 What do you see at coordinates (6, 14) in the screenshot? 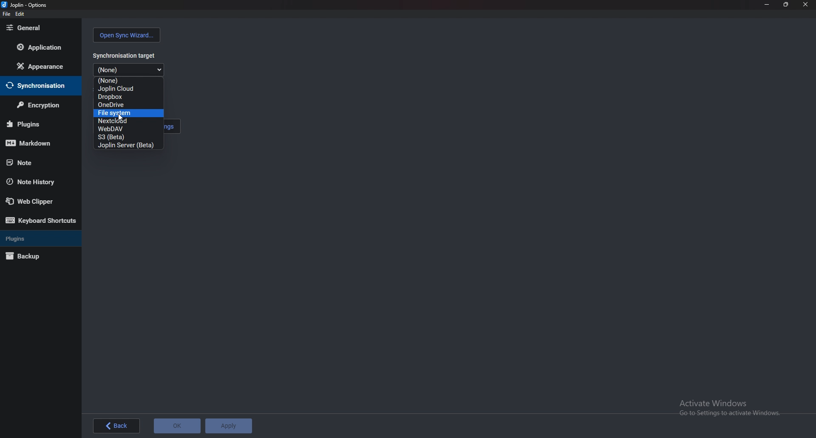
I see `file` at bounding box center [6, 14].